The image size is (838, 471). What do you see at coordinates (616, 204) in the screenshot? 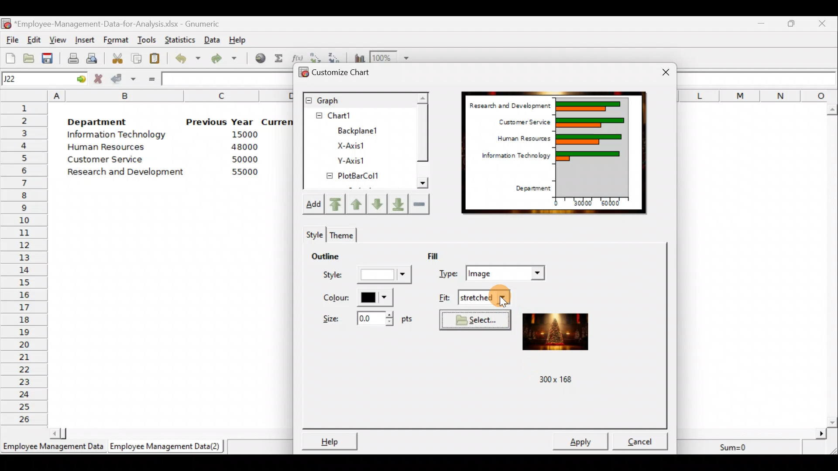
I see `60000` at bounding box center [616, 204].